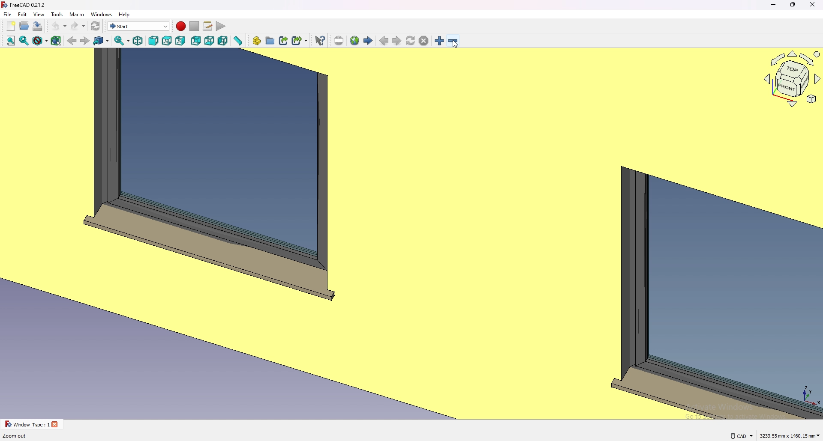  Describe the element at coordinates (138, 26) in the screenshot. I see `switch between workbenches` at that location.